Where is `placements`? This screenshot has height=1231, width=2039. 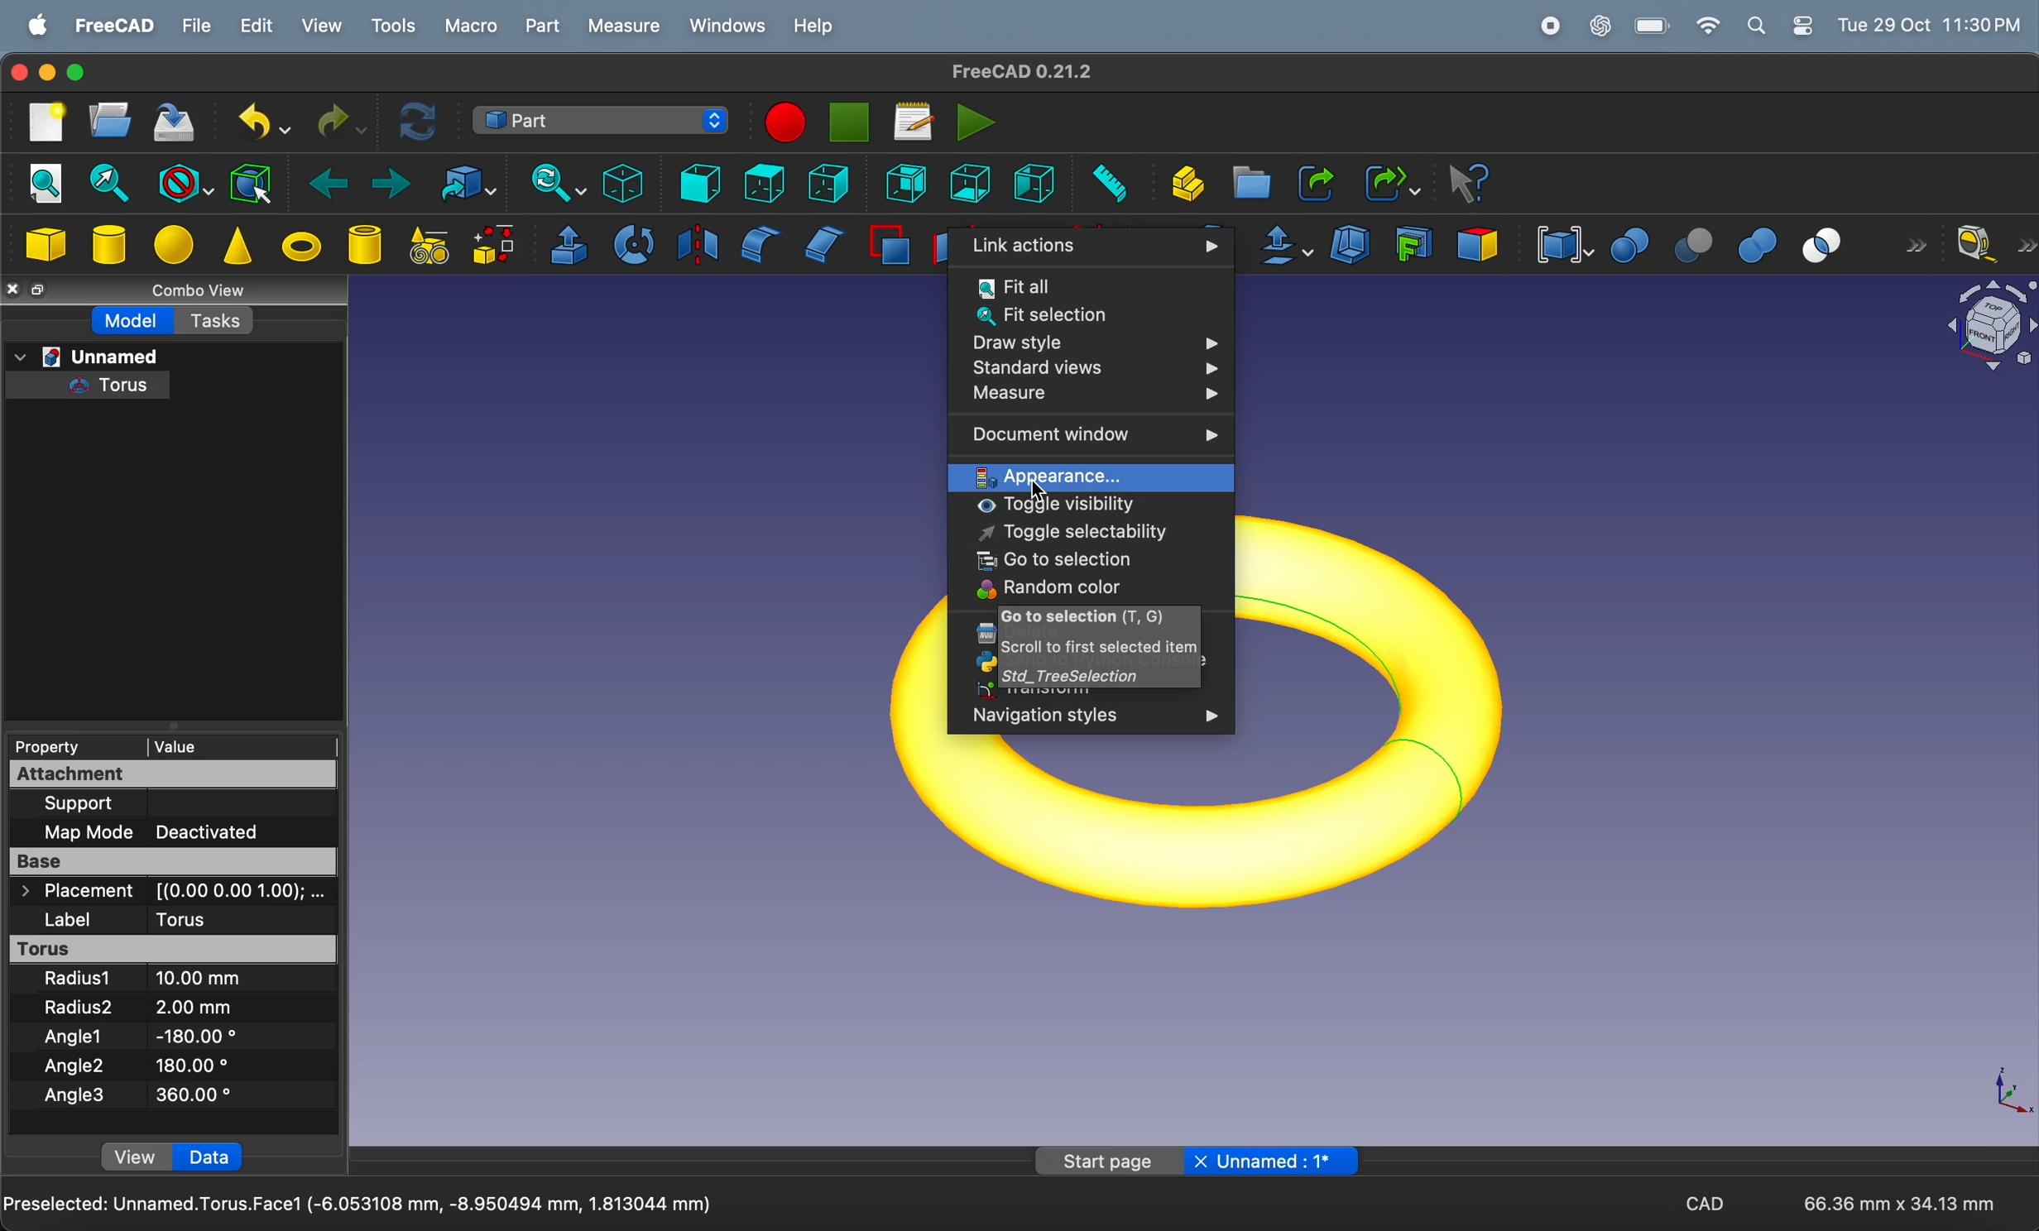 placements is located at coordinates (171, 891).